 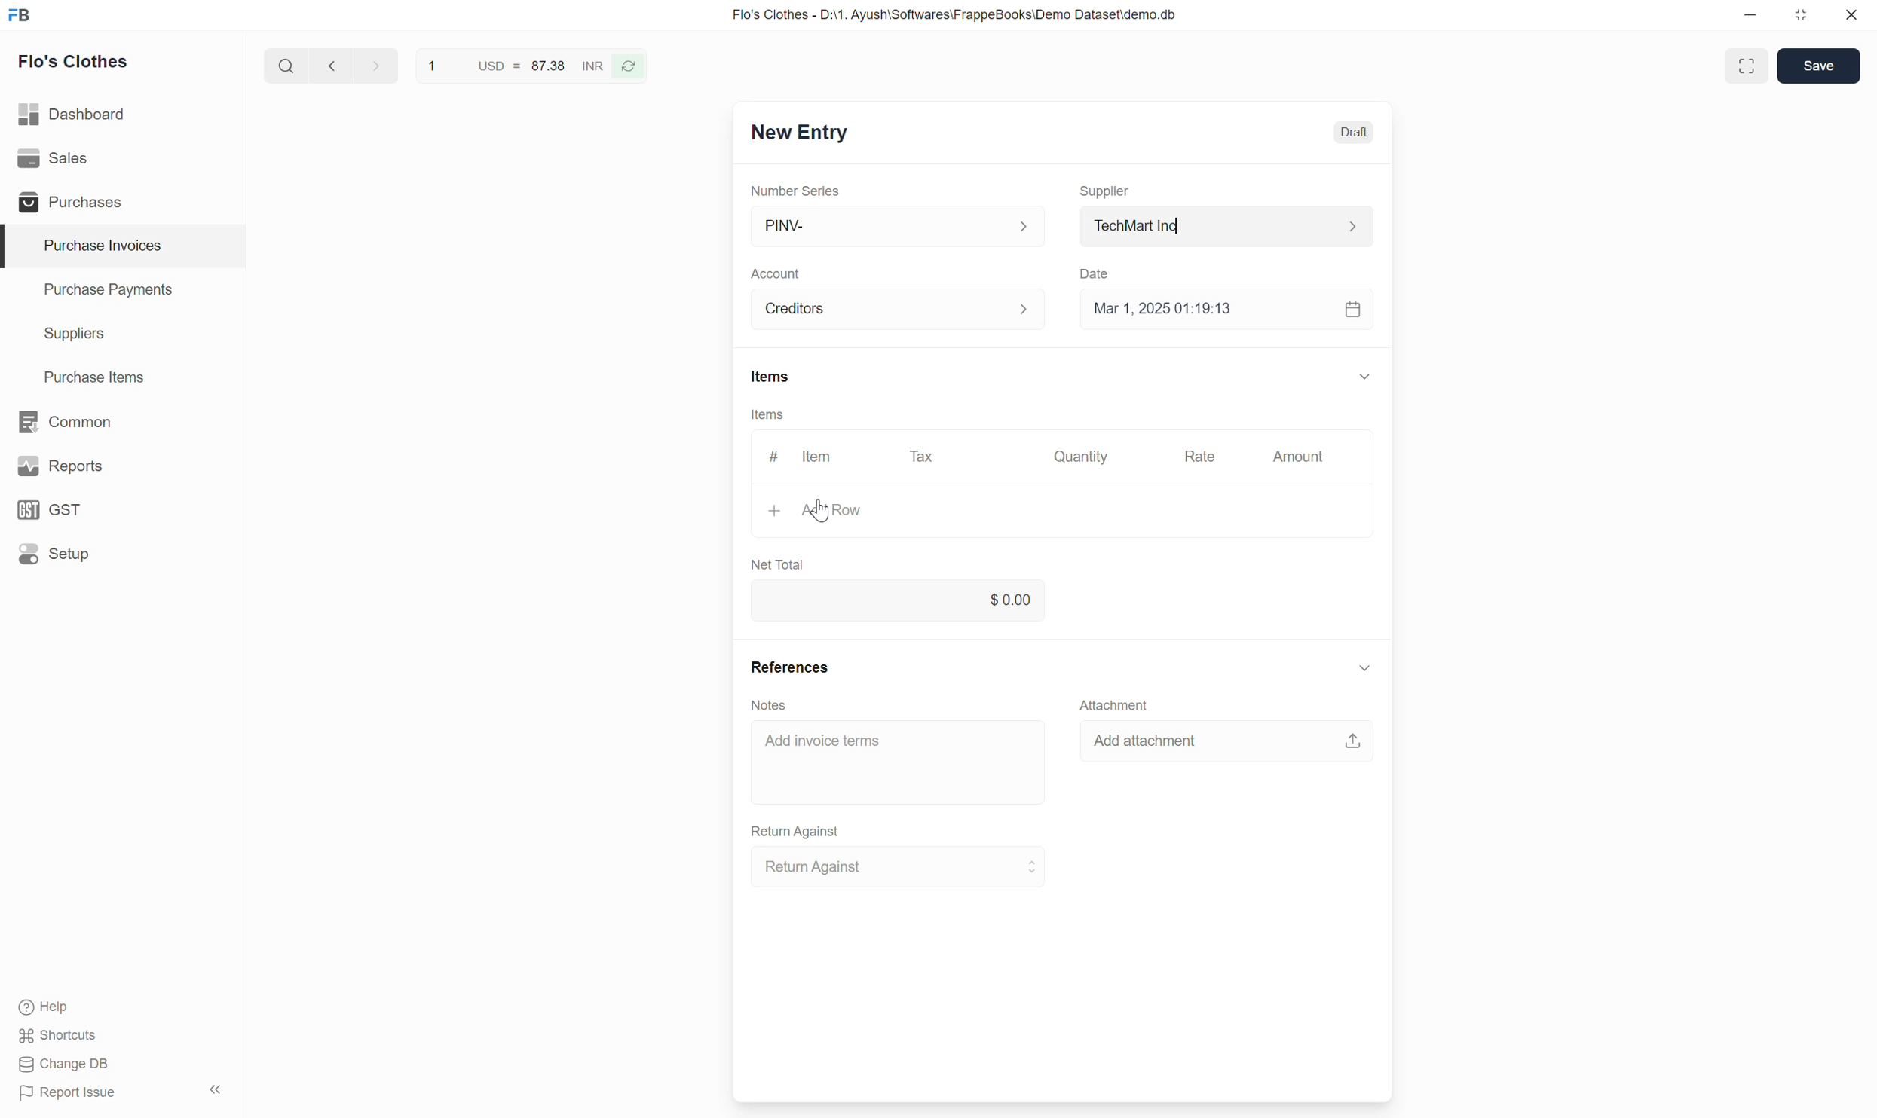 I want to click on References, so click(x=792, y=667).